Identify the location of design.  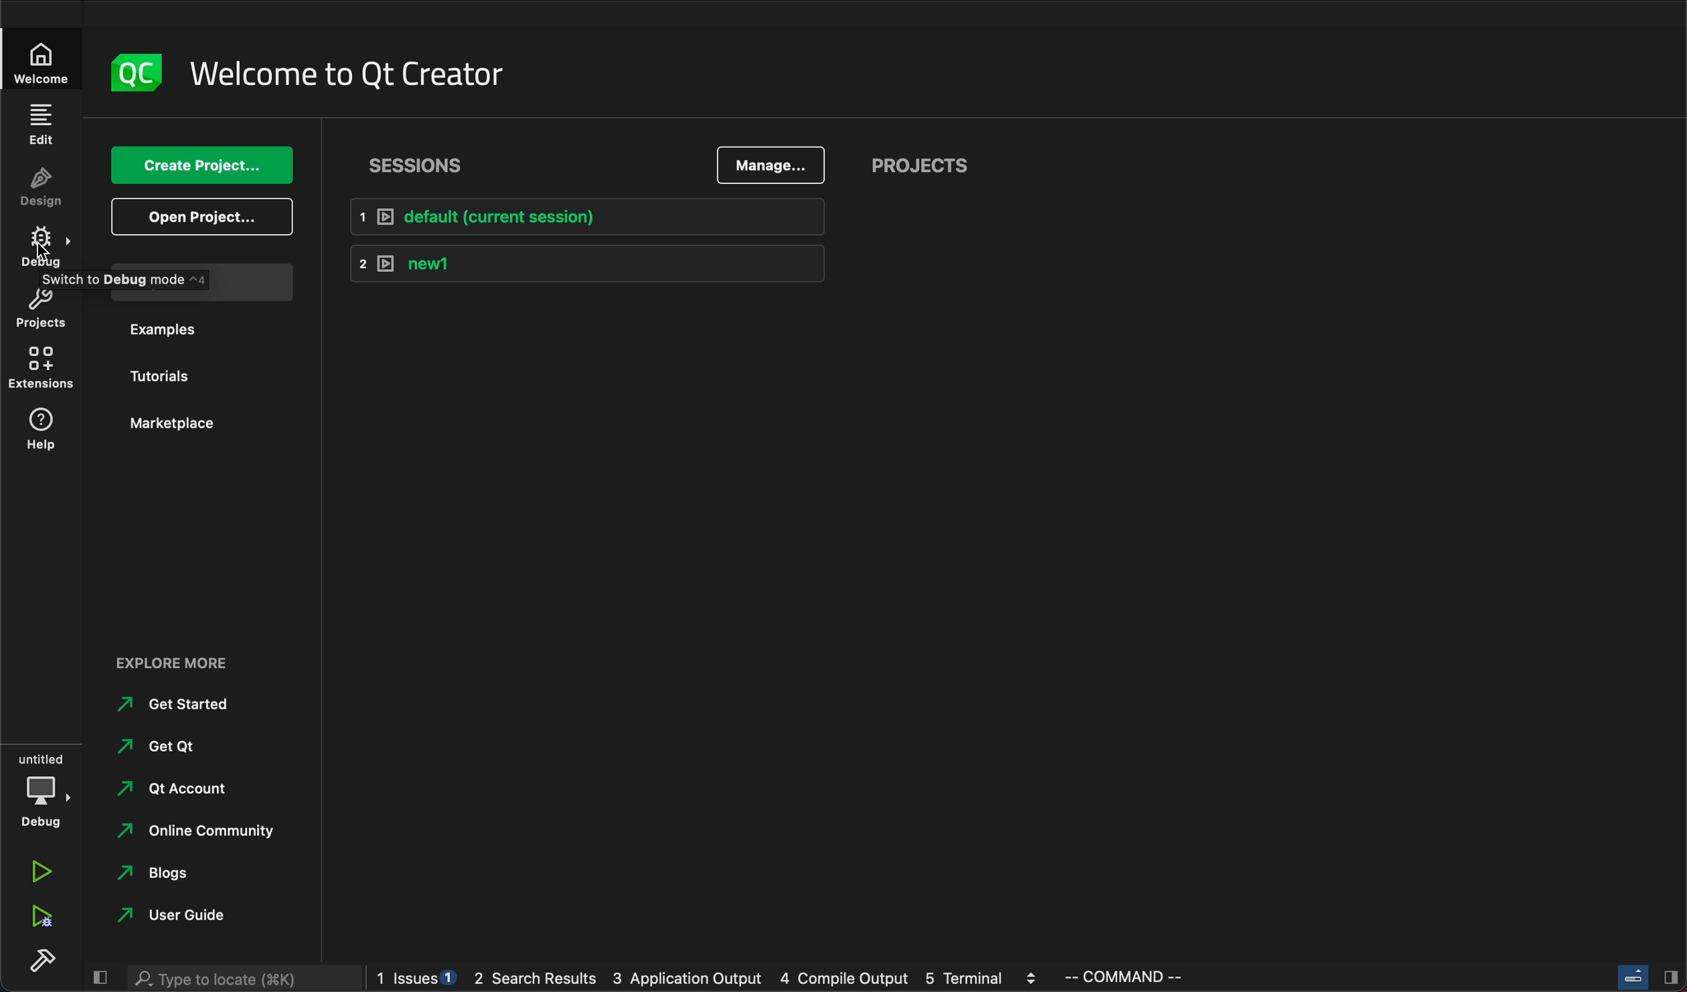
(43, 189).